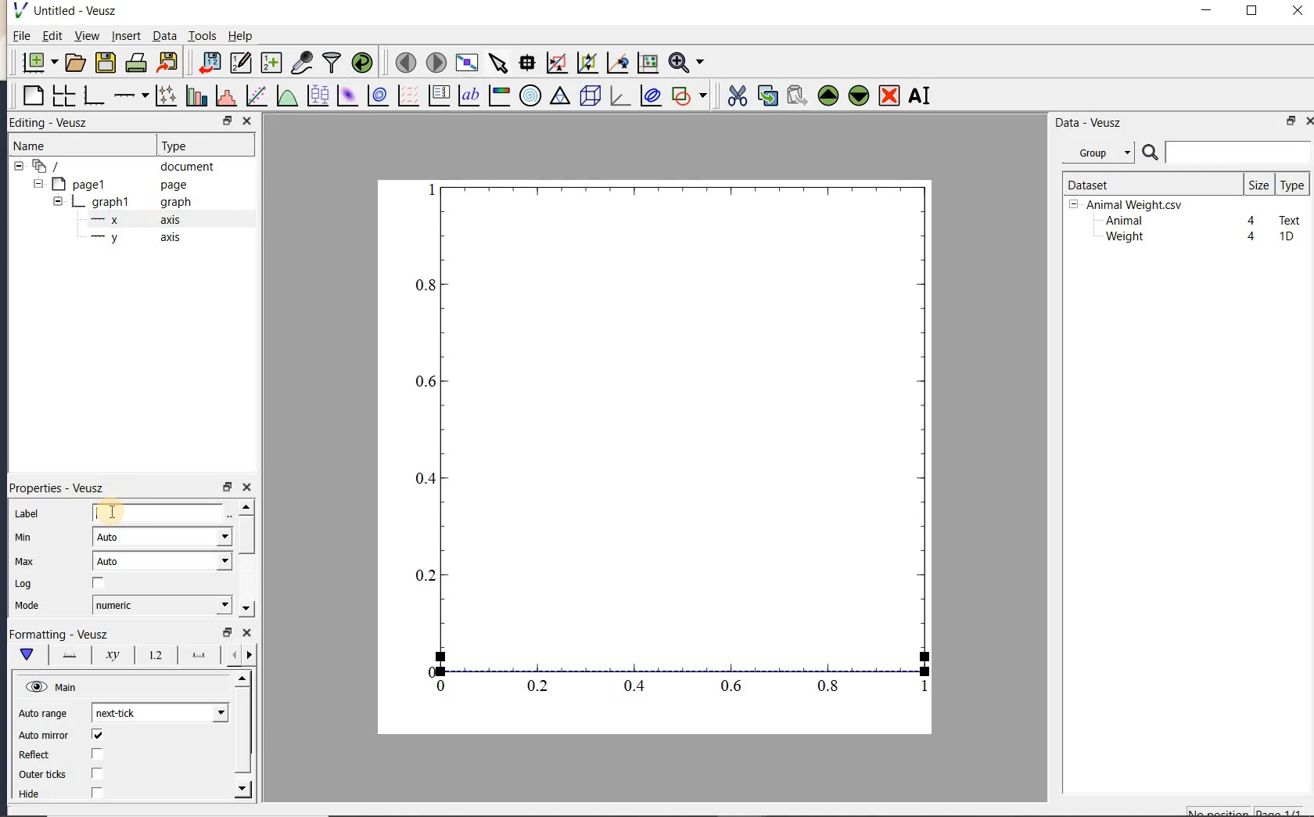  I want to click on field, so click(160, 514).